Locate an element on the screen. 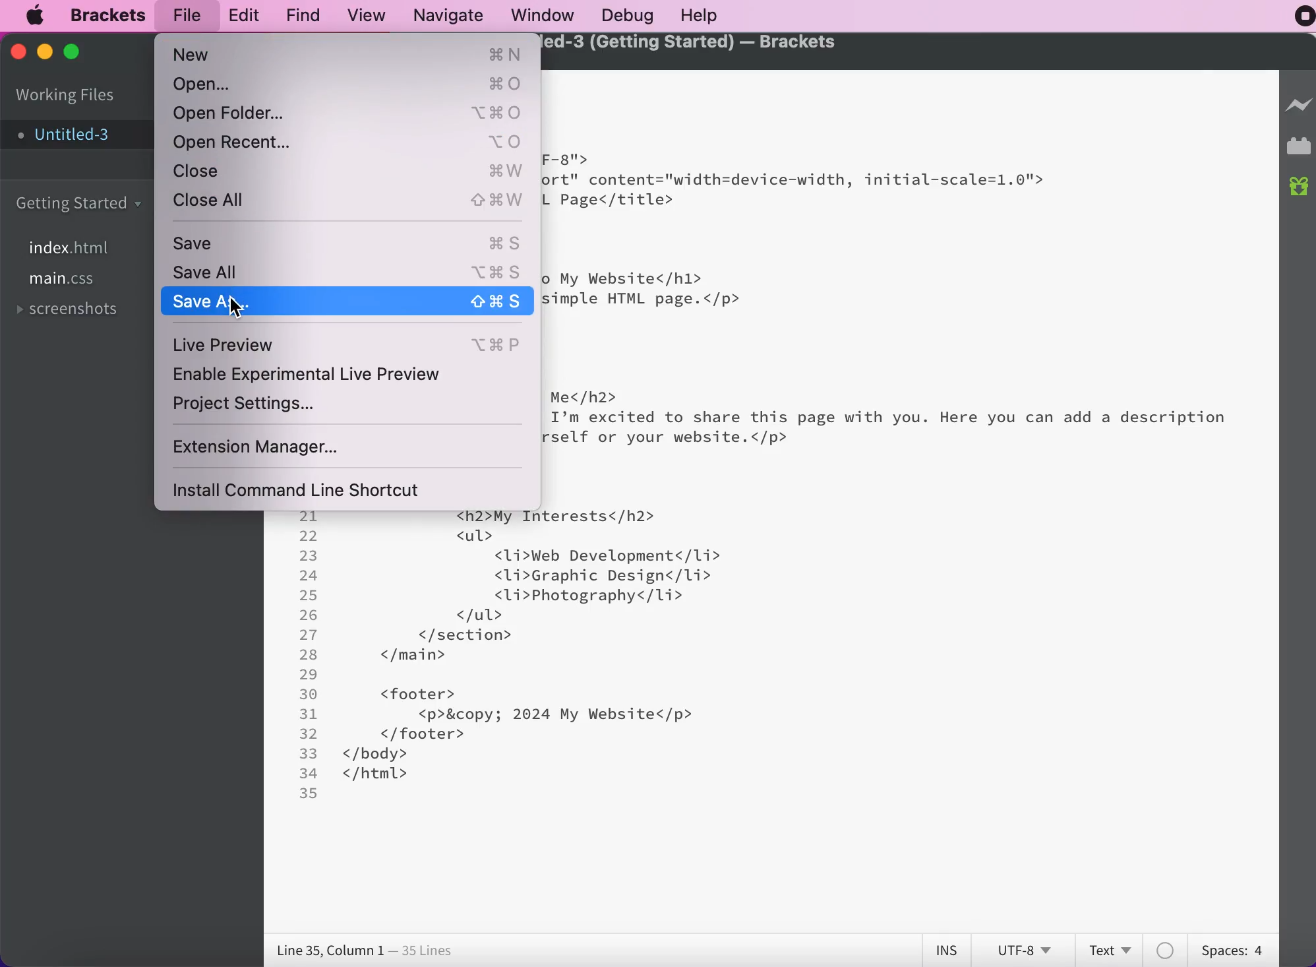  22 is located at coordinates (308, 536).